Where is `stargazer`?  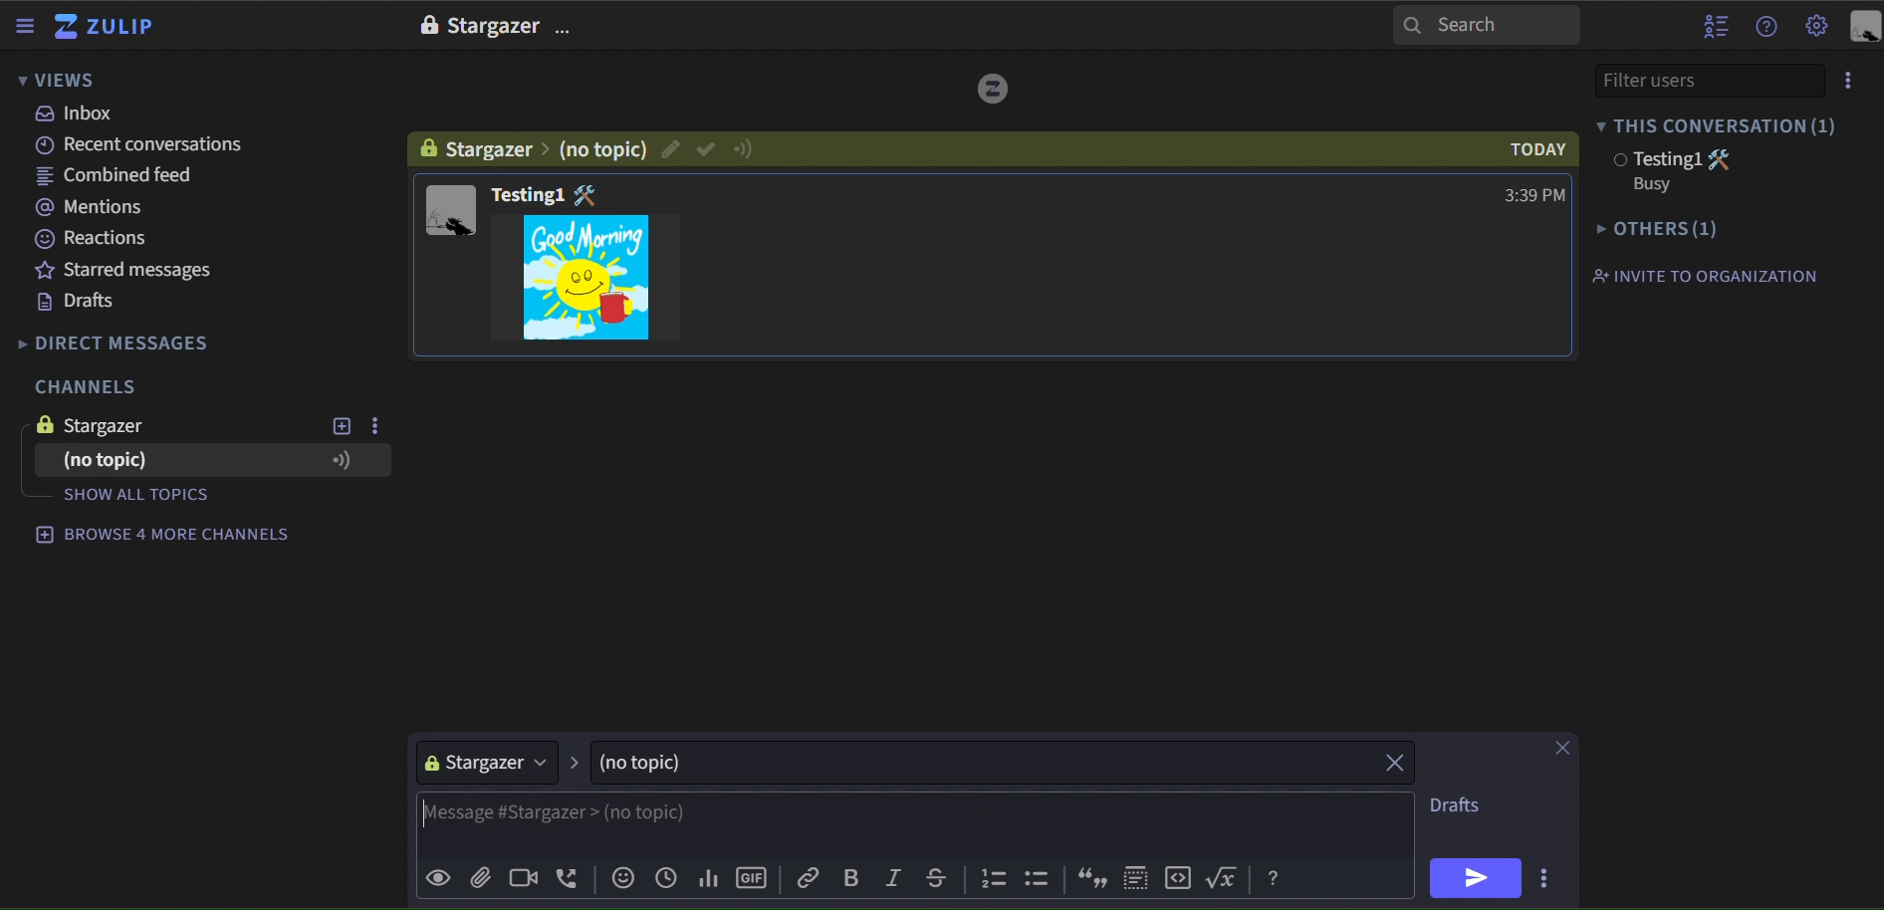 stargazer is located at coordinates (486, 763).